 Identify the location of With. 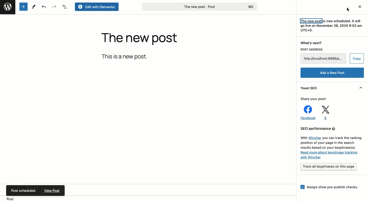
(303, 138).